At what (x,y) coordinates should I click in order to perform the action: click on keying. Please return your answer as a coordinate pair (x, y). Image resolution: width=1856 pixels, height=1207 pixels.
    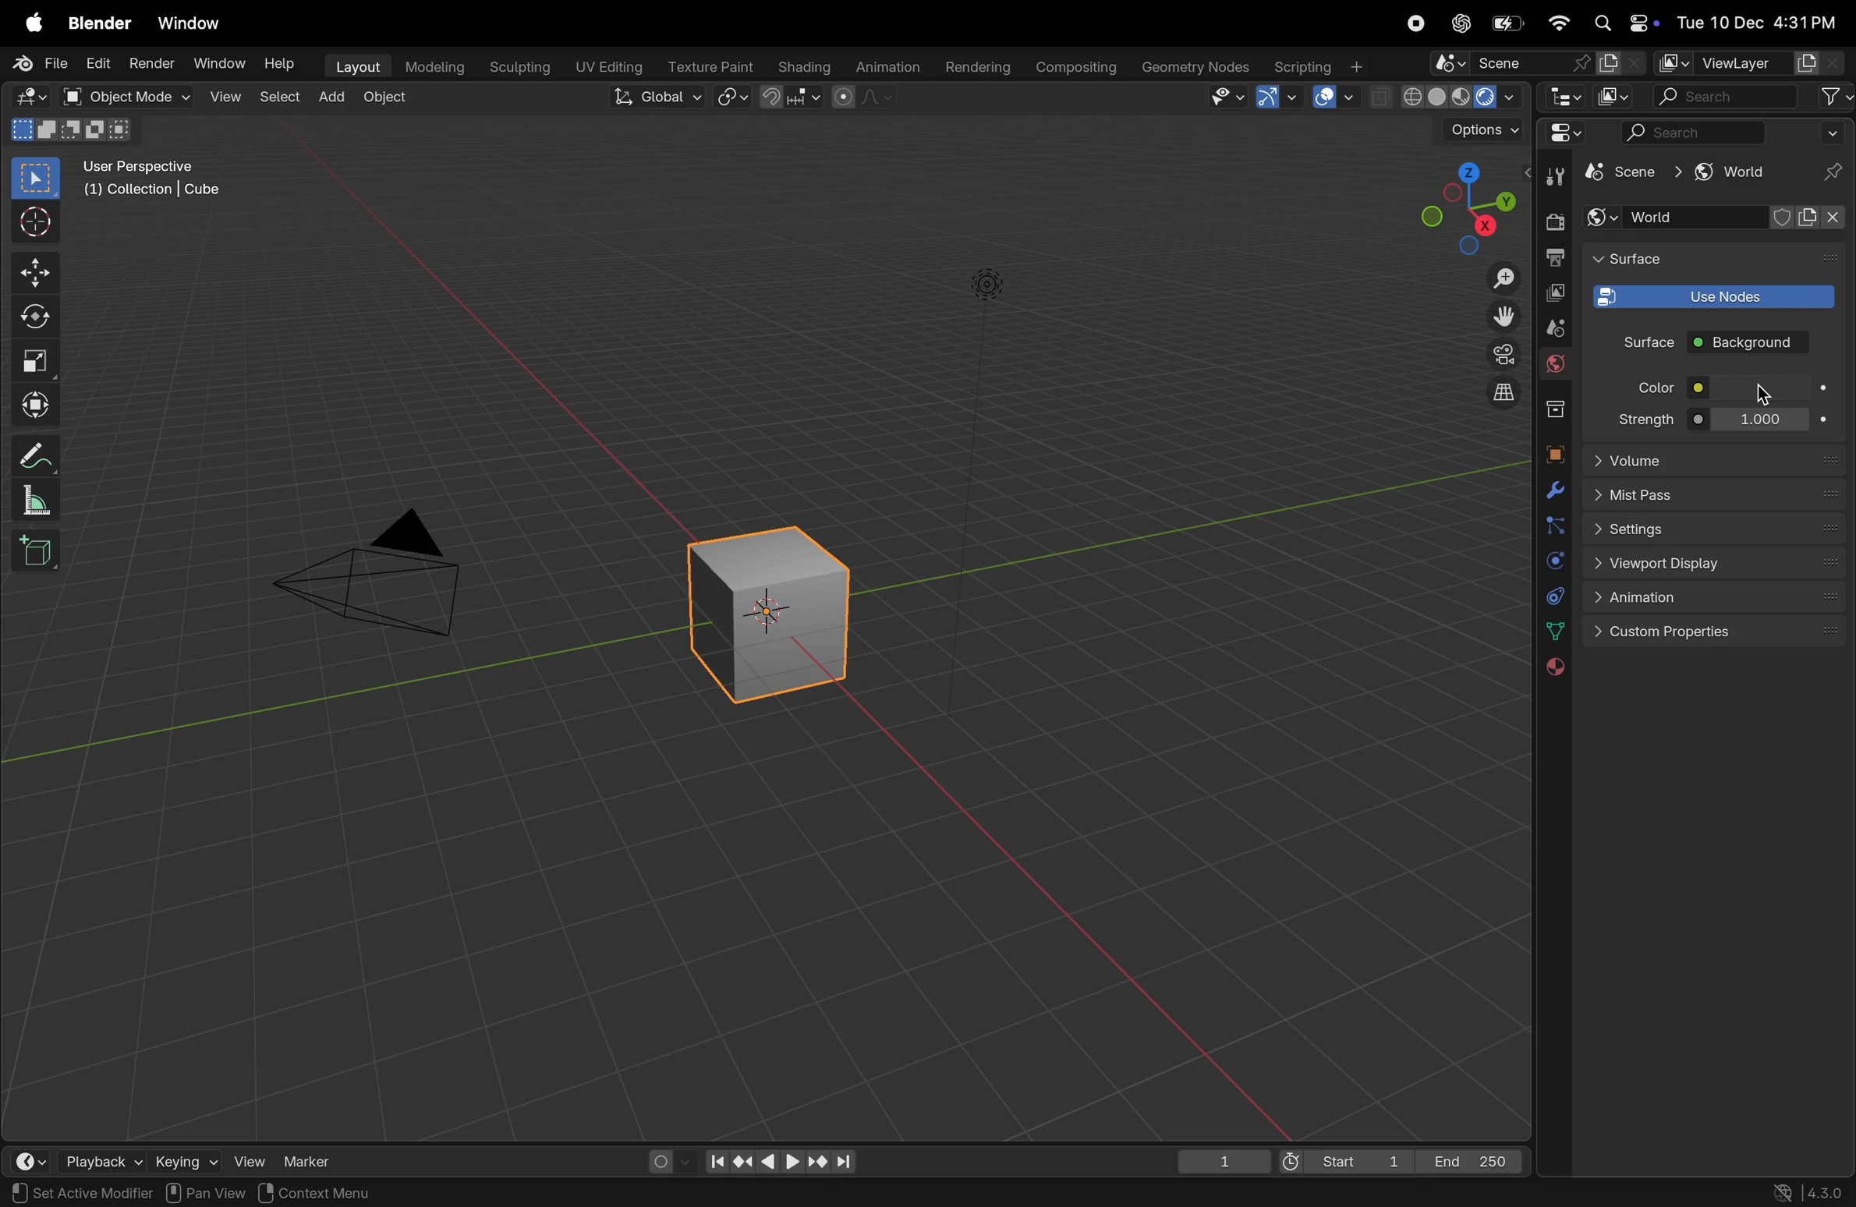
    Looking at the image, I should click on (186, 1159).